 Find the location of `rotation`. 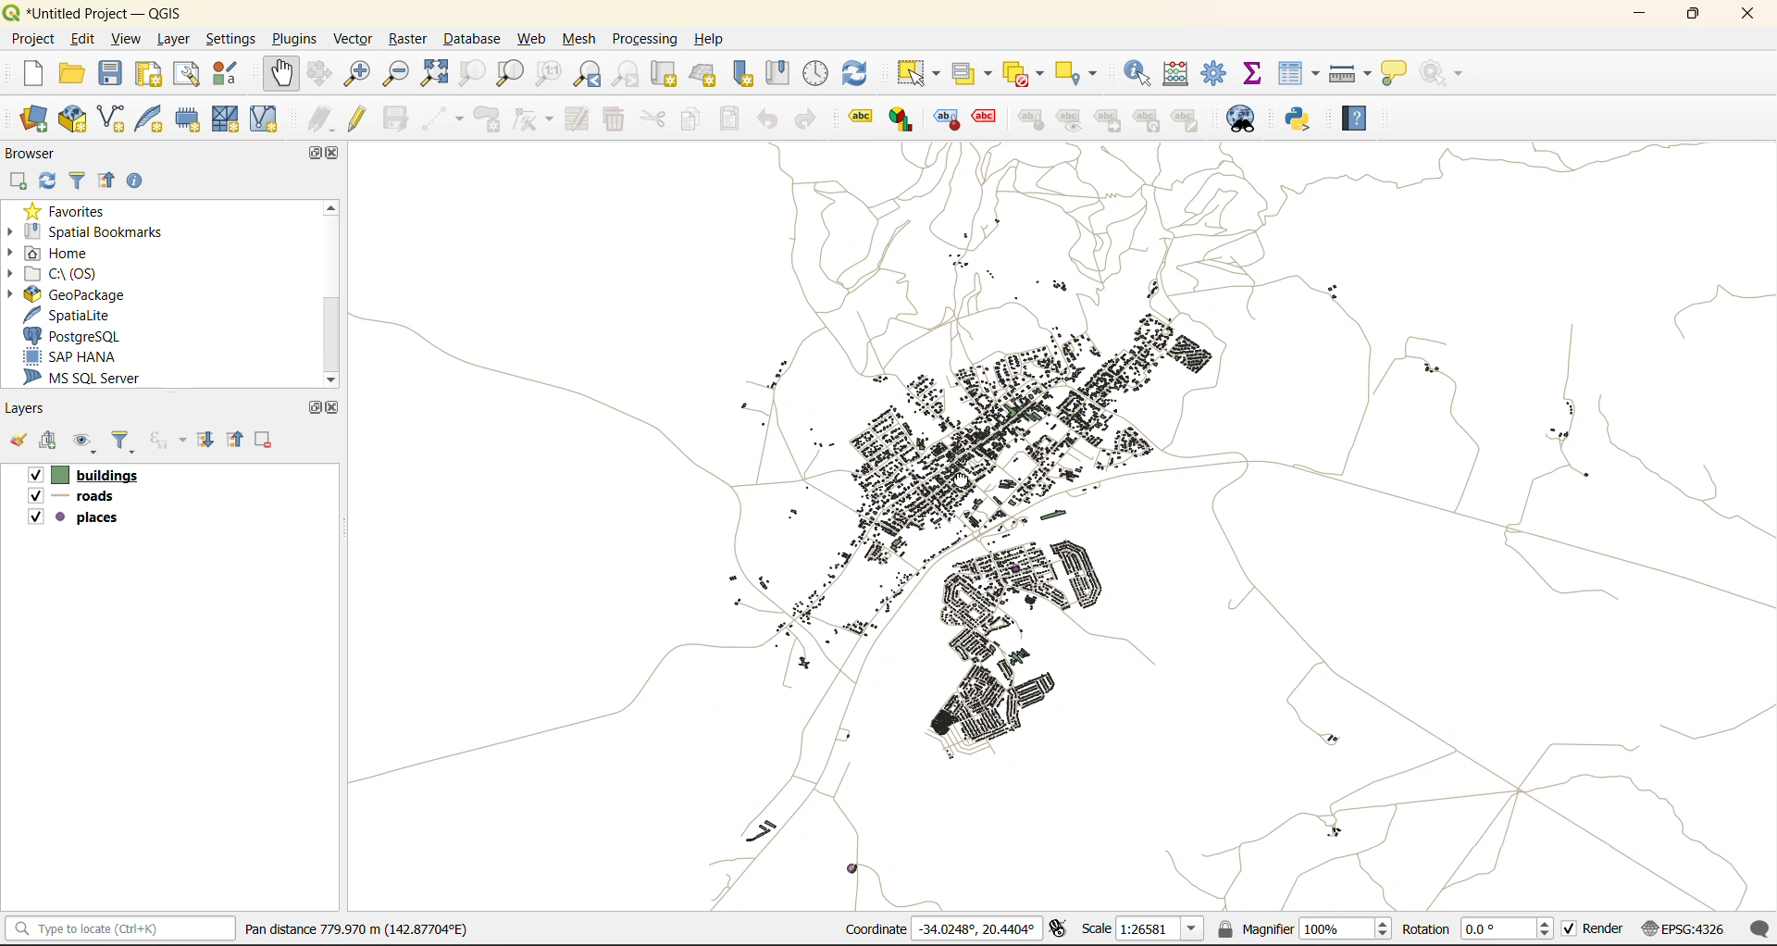

rotation is located at coordinates (1475, 929).